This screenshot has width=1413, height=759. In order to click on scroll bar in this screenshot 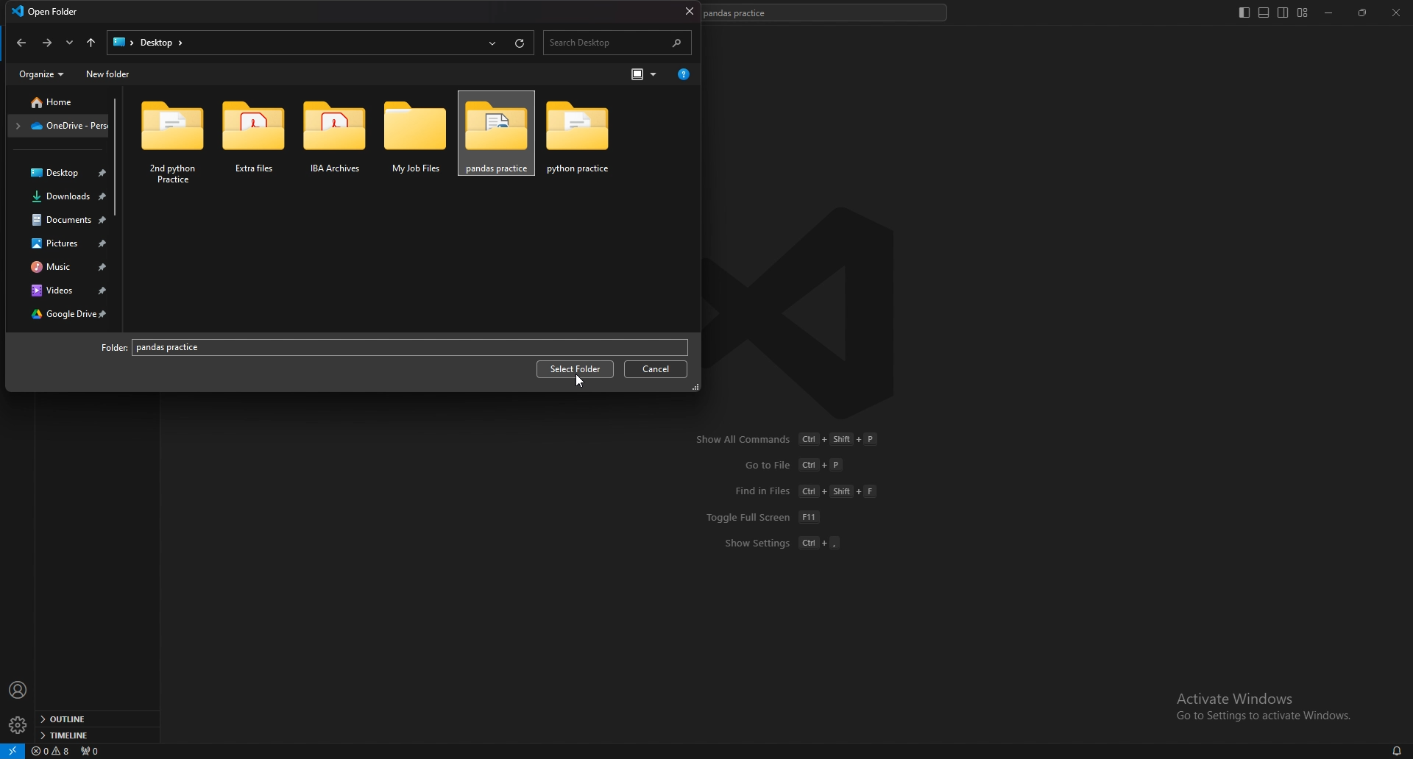, I will do `click(118, 157)`.